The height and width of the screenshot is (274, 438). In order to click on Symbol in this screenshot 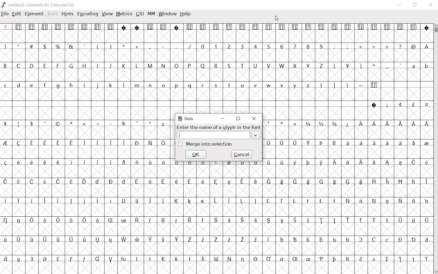, I will do `click(71, 181)`.